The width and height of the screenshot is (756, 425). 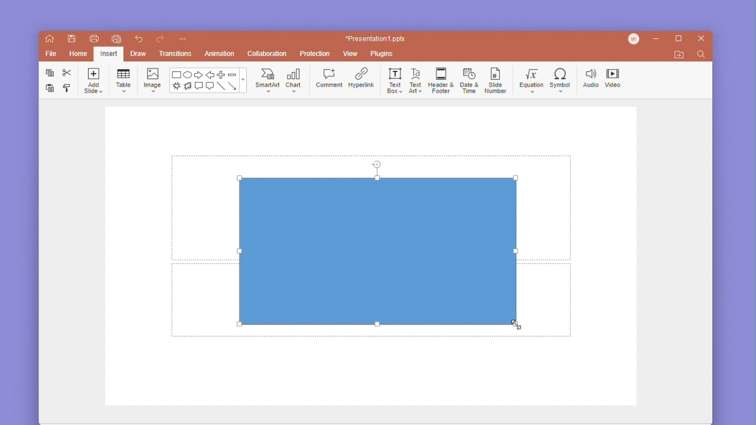 What do you see at coordinates (188, 87) in the screenshot?
I see `burn shape` at bounding box center [188, 87].